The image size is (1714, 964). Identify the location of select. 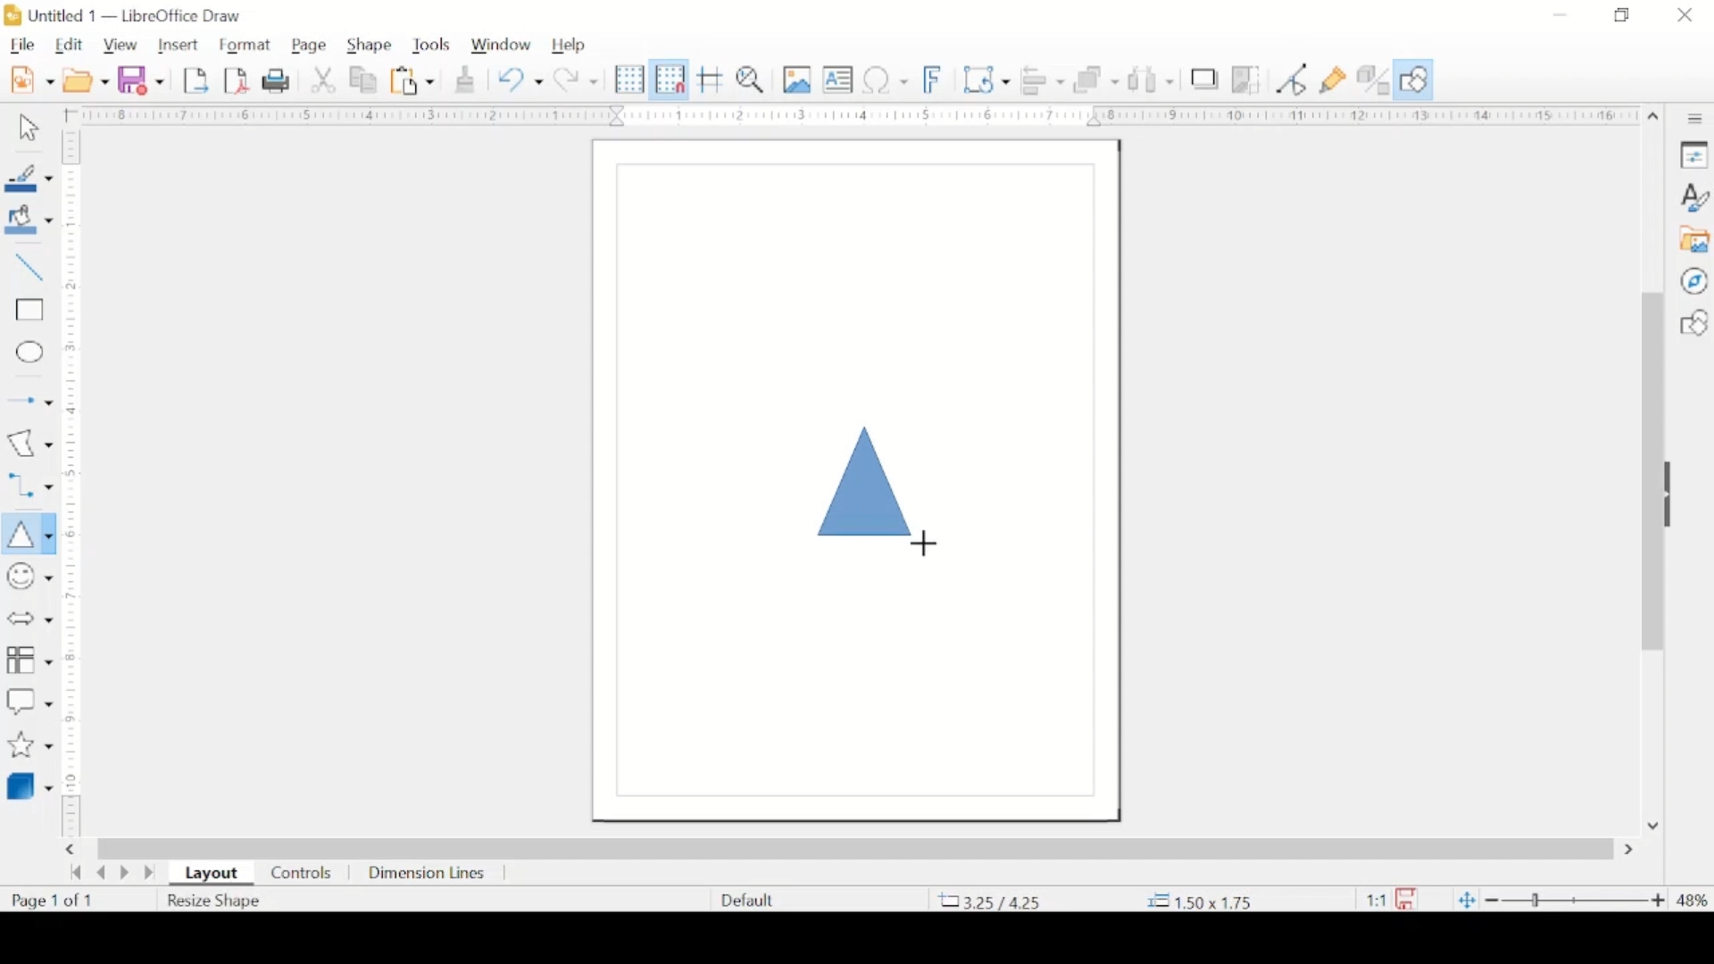
(29, 131).